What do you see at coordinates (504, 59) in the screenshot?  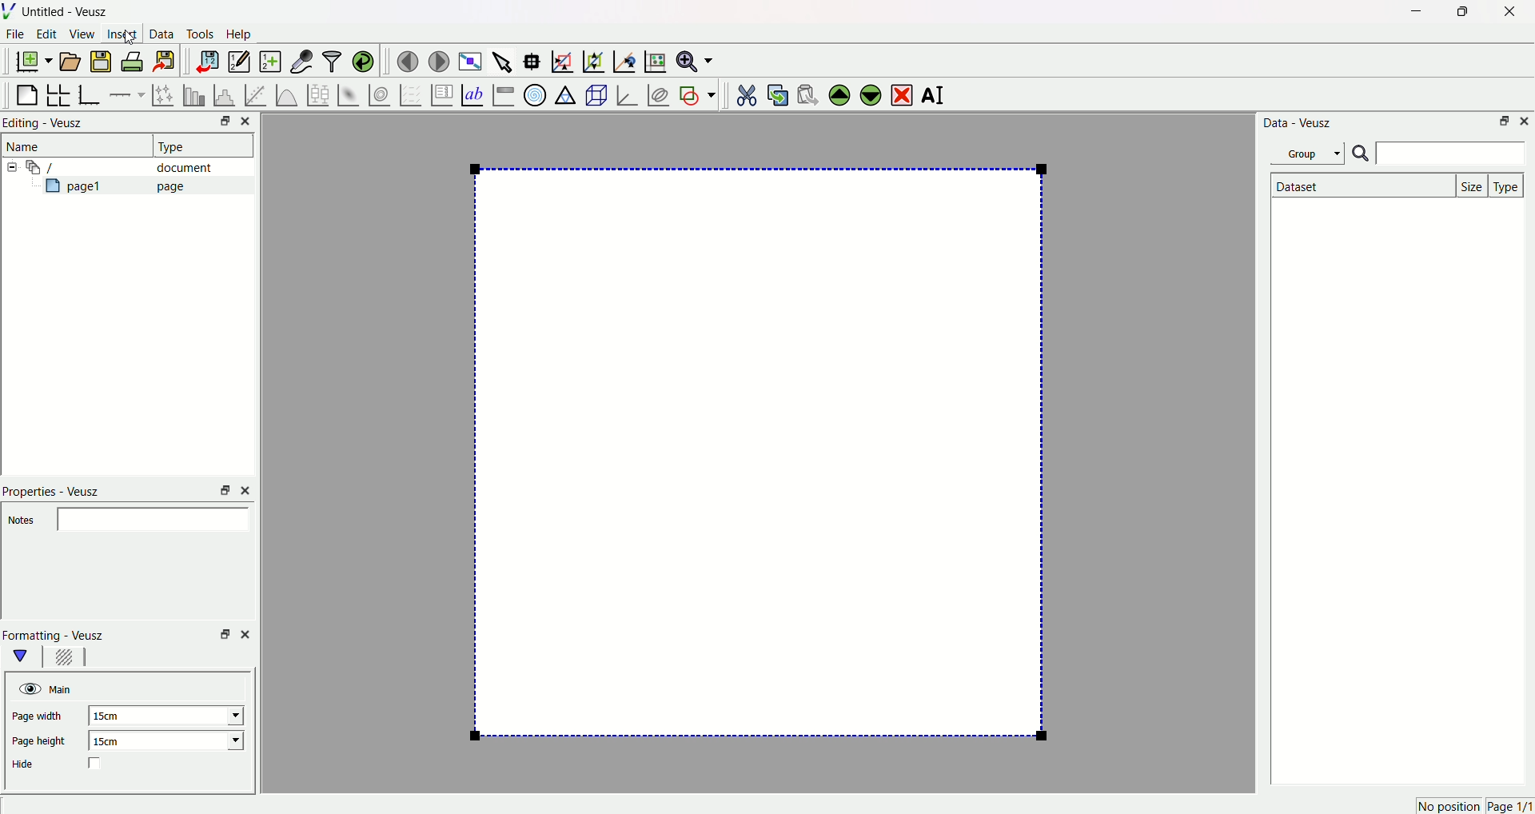 I see `select items` at bounding box center [504, 59].